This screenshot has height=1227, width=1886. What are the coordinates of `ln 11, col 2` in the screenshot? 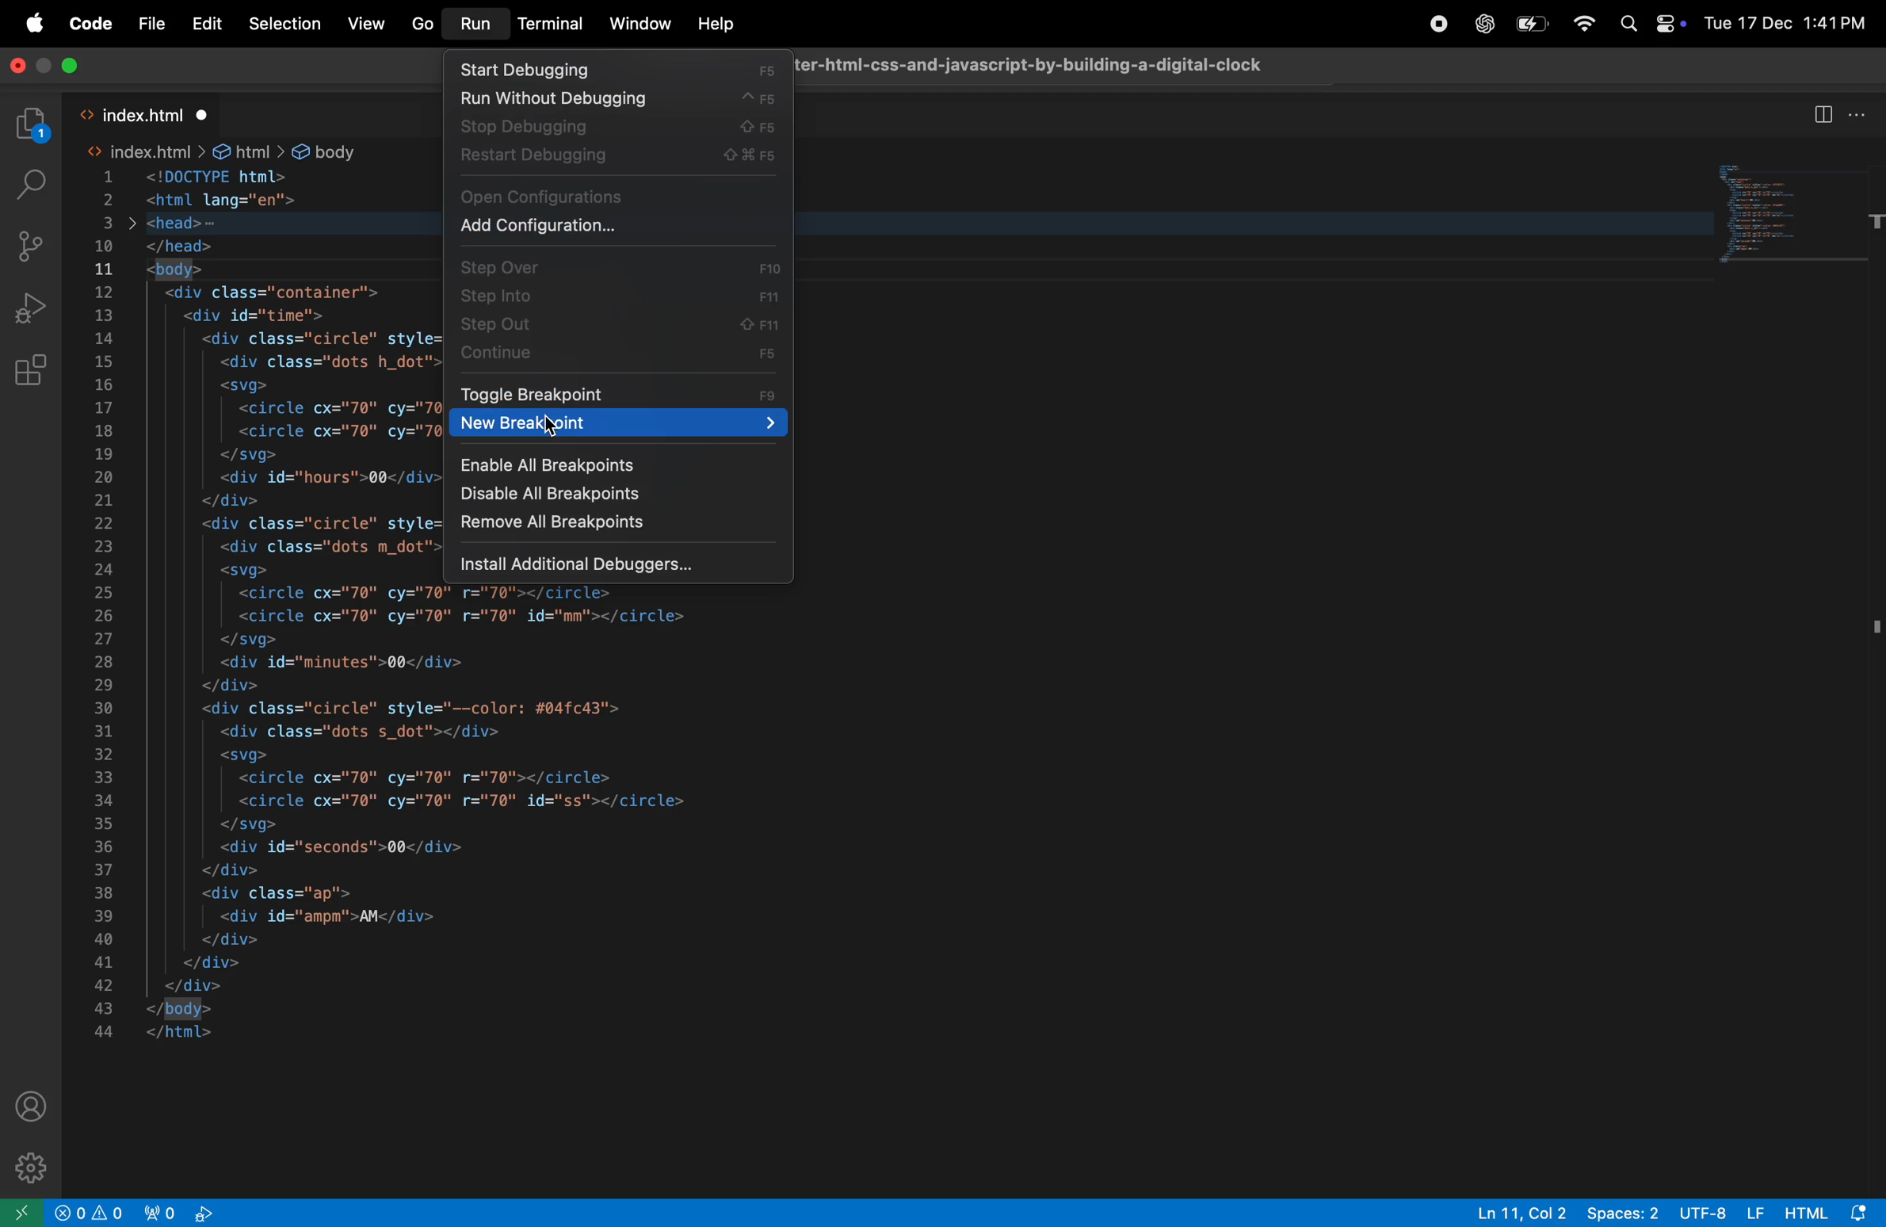 It's located at (1518, 1212).